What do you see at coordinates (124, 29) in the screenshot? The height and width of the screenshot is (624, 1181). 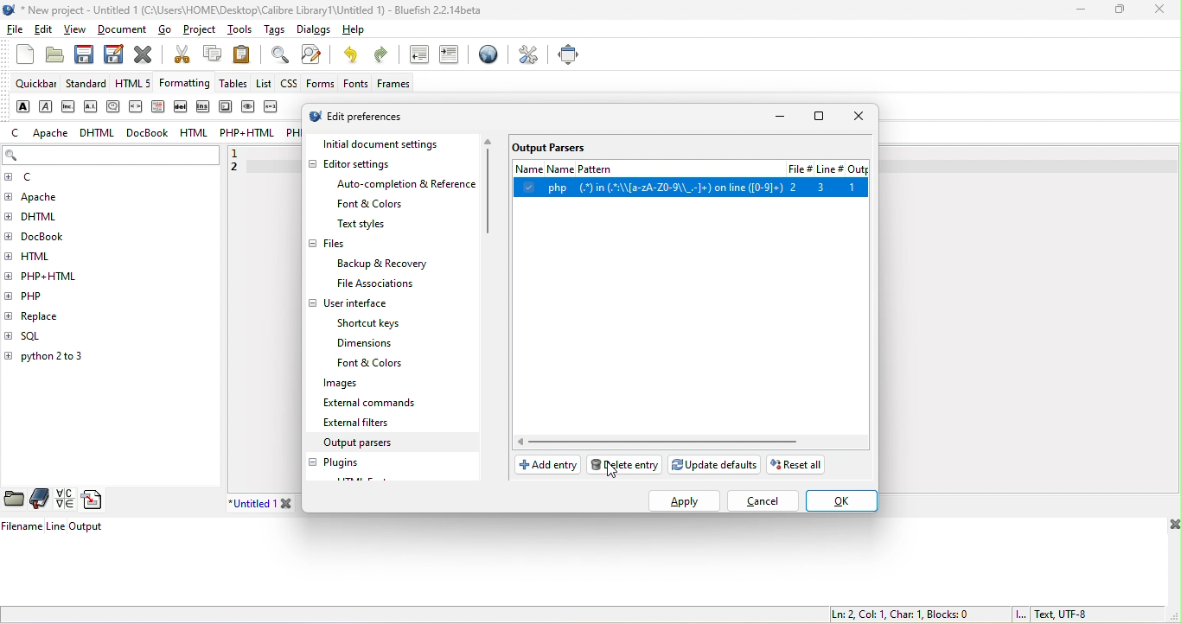 I see `document` at bounding box center [124, 29].